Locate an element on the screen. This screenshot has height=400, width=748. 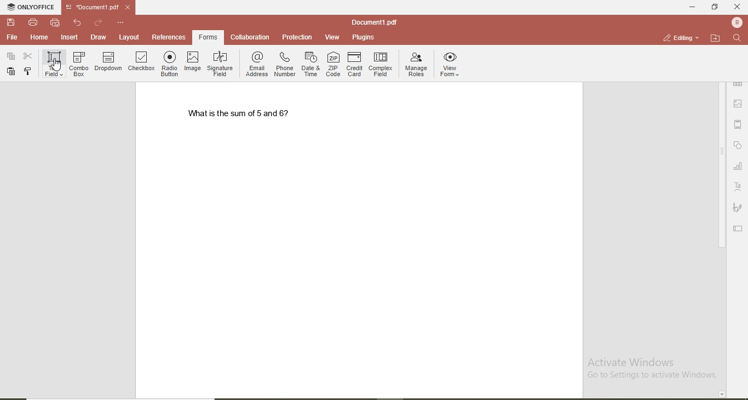
file name is located at coordinates (373, 20).